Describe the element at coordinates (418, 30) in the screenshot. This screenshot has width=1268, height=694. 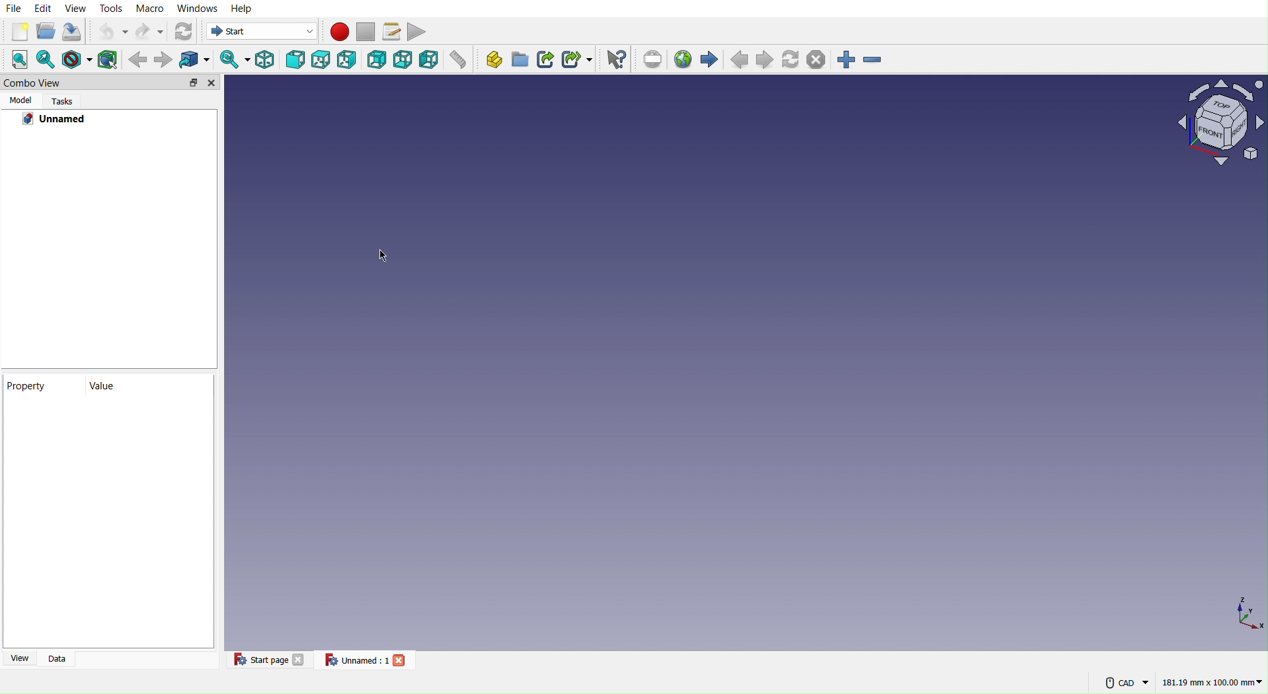
I see `Execute the macro in the editor` at that location.